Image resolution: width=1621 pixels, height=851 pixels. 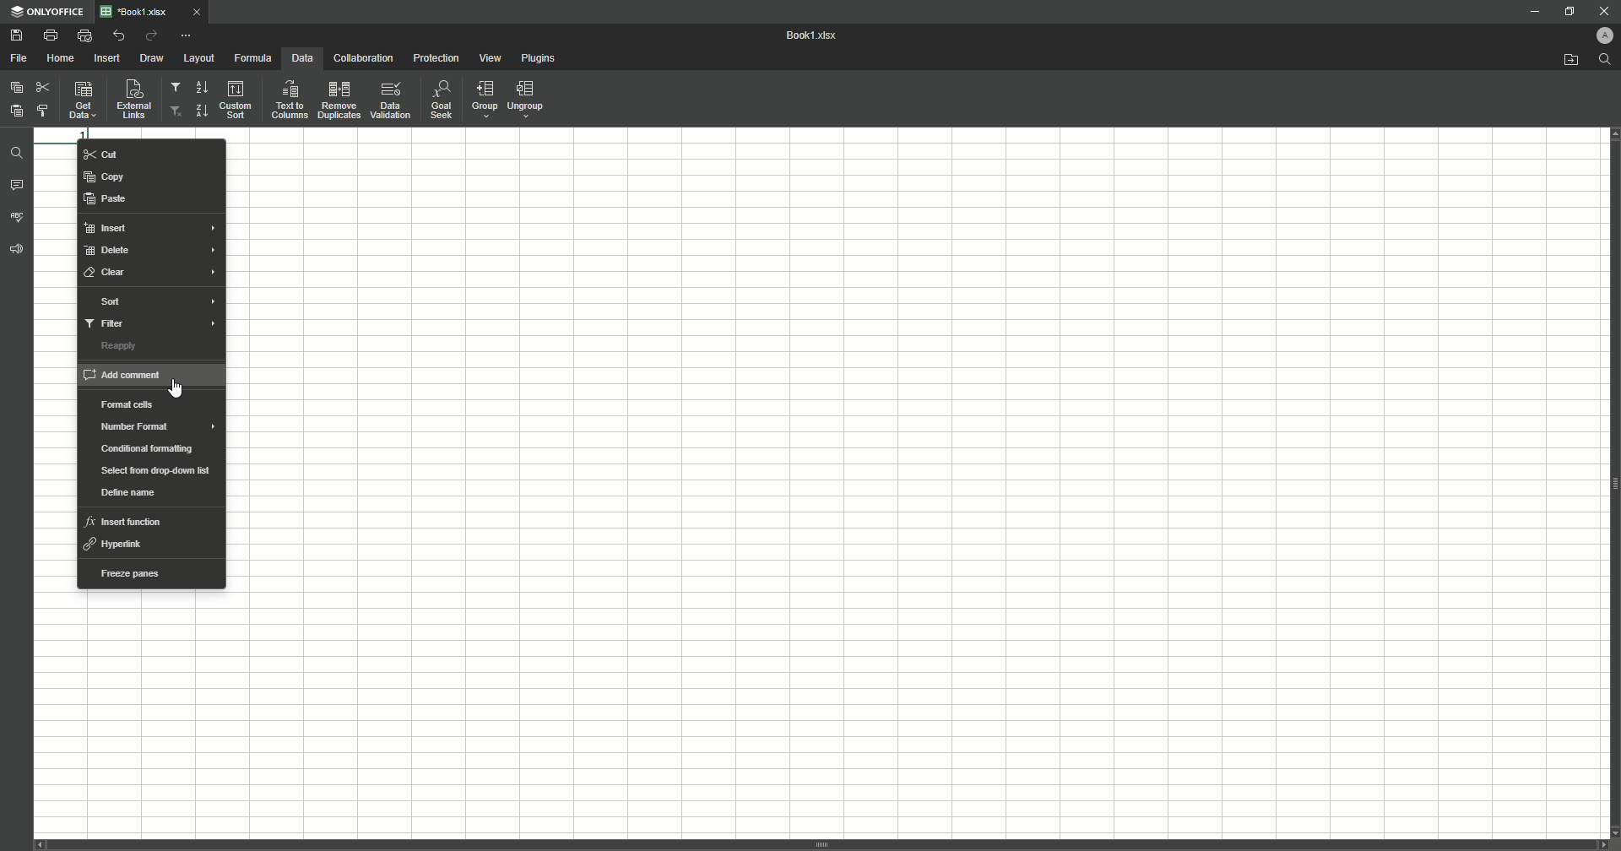 What do you see at coordinates (109, 251) in the screenshot?
I see `Delete` at bounding box center [109, 251].